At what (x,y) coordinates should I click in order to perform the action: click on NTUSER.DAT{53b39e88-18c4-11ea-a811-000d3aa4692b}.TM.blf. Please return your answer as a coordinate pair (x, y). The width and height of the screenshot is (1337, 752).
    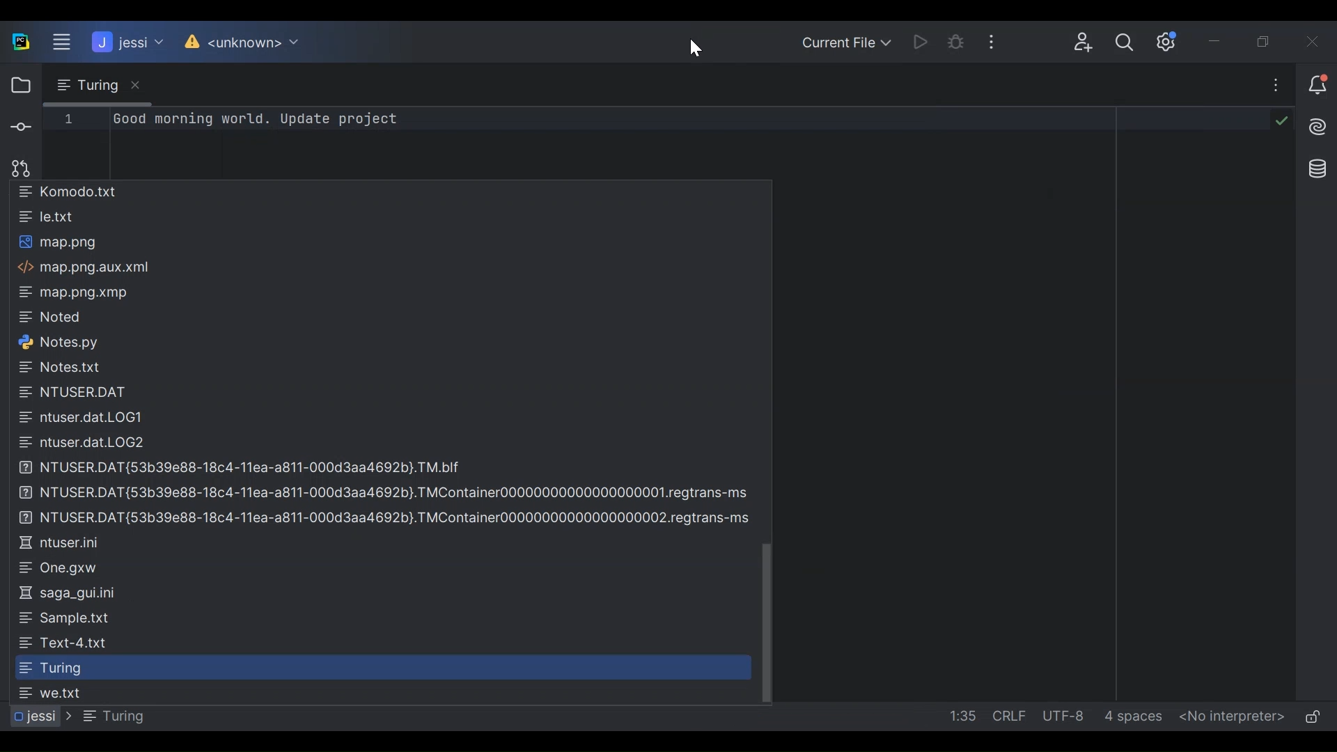
    Looking at the image, I should click on (245, 467).